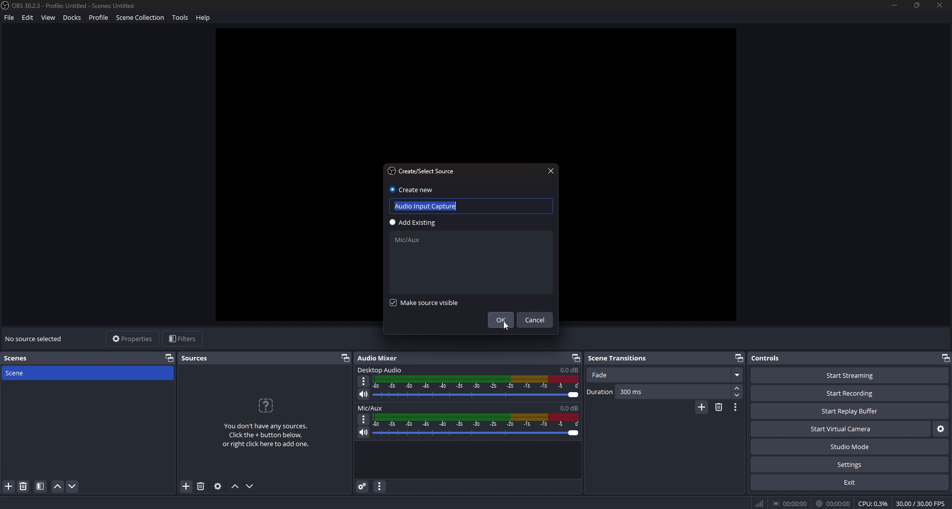  What do you see at coordinates (28, 19) in the screenshot?
I see `Edit` at bounding box center [28, 19].